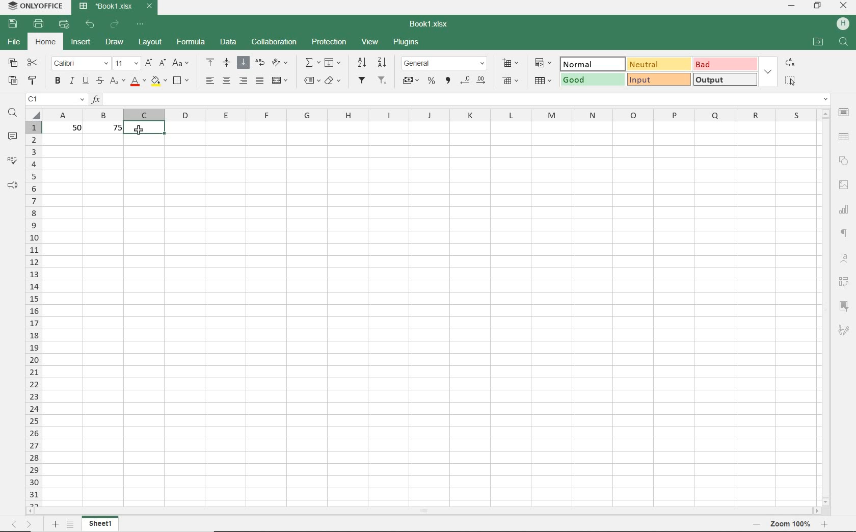 The height and width of the screenshot is (532, 856). Describe the element at coordinates (158, 82) in the screenshot. I see `fill color` at that location.